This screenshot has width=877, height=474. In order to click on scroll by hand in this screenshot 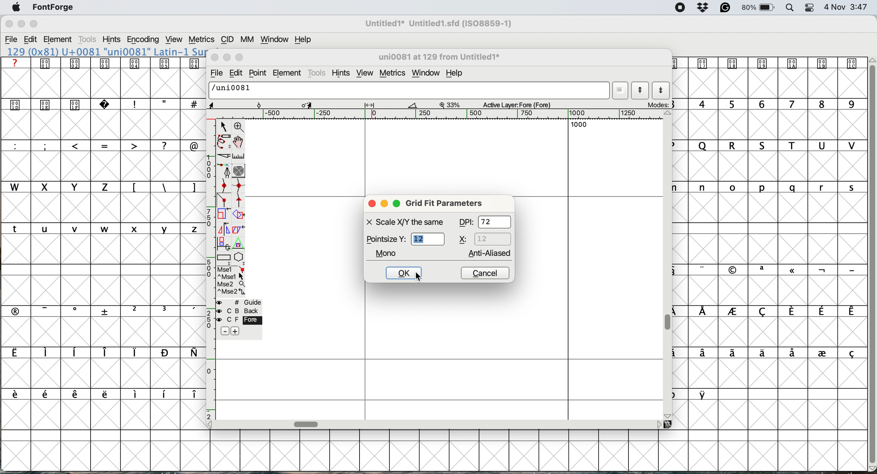, I will do `click(238, 141)`.